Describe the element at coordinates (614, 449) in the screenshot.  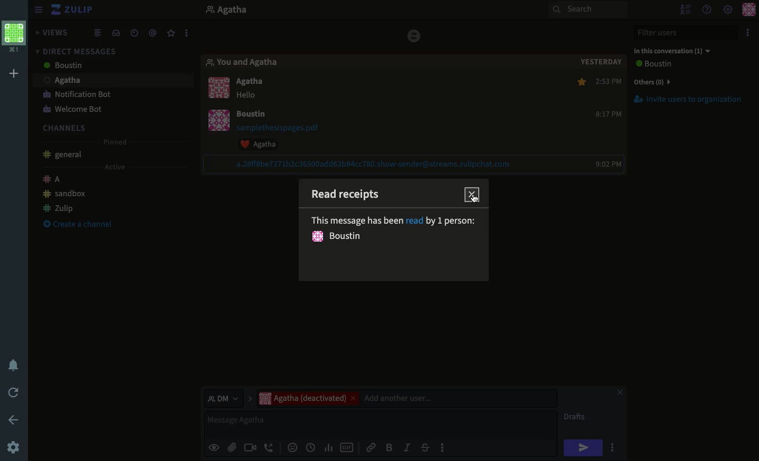
I see `options` at that location.